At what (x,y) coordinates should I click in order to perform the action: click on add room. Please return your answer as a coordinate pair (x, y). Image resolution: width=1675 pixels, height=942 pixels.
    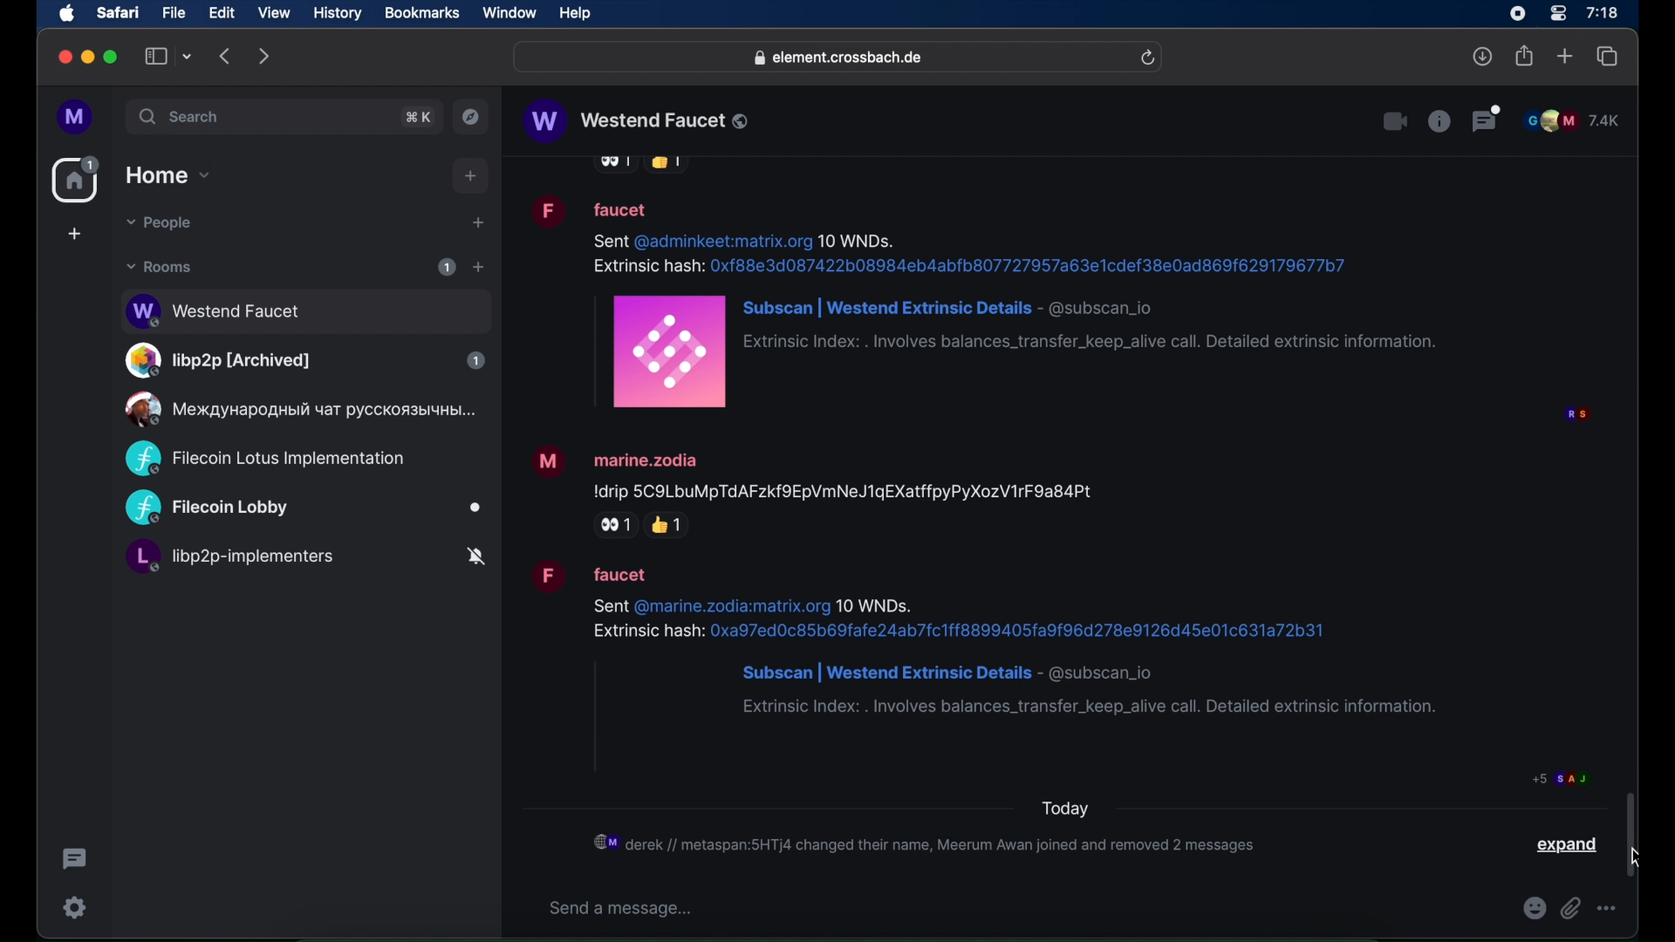
    Looking at the image, I should click on (478, 267).